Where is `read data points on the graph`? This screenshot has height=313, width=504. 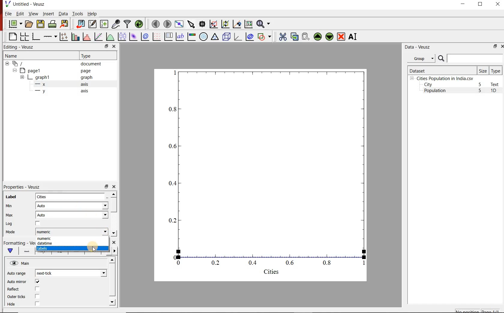 read data points on the graph is located at coordinates (202, 23).